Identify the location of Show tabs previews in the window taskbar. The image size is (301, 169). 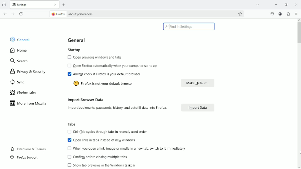
(101, 165).